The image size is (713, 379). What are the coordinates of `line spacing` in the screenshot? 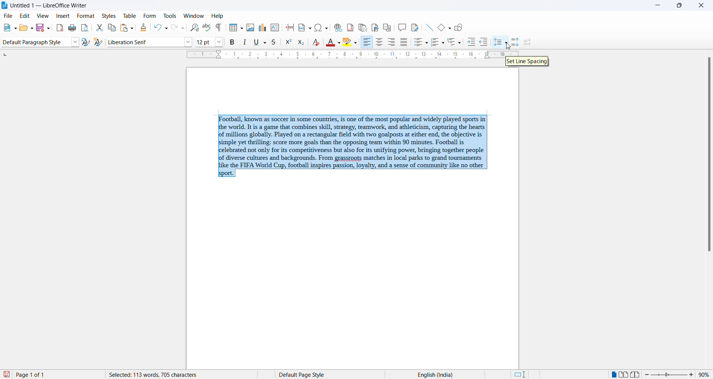 It's located at (497, 42).